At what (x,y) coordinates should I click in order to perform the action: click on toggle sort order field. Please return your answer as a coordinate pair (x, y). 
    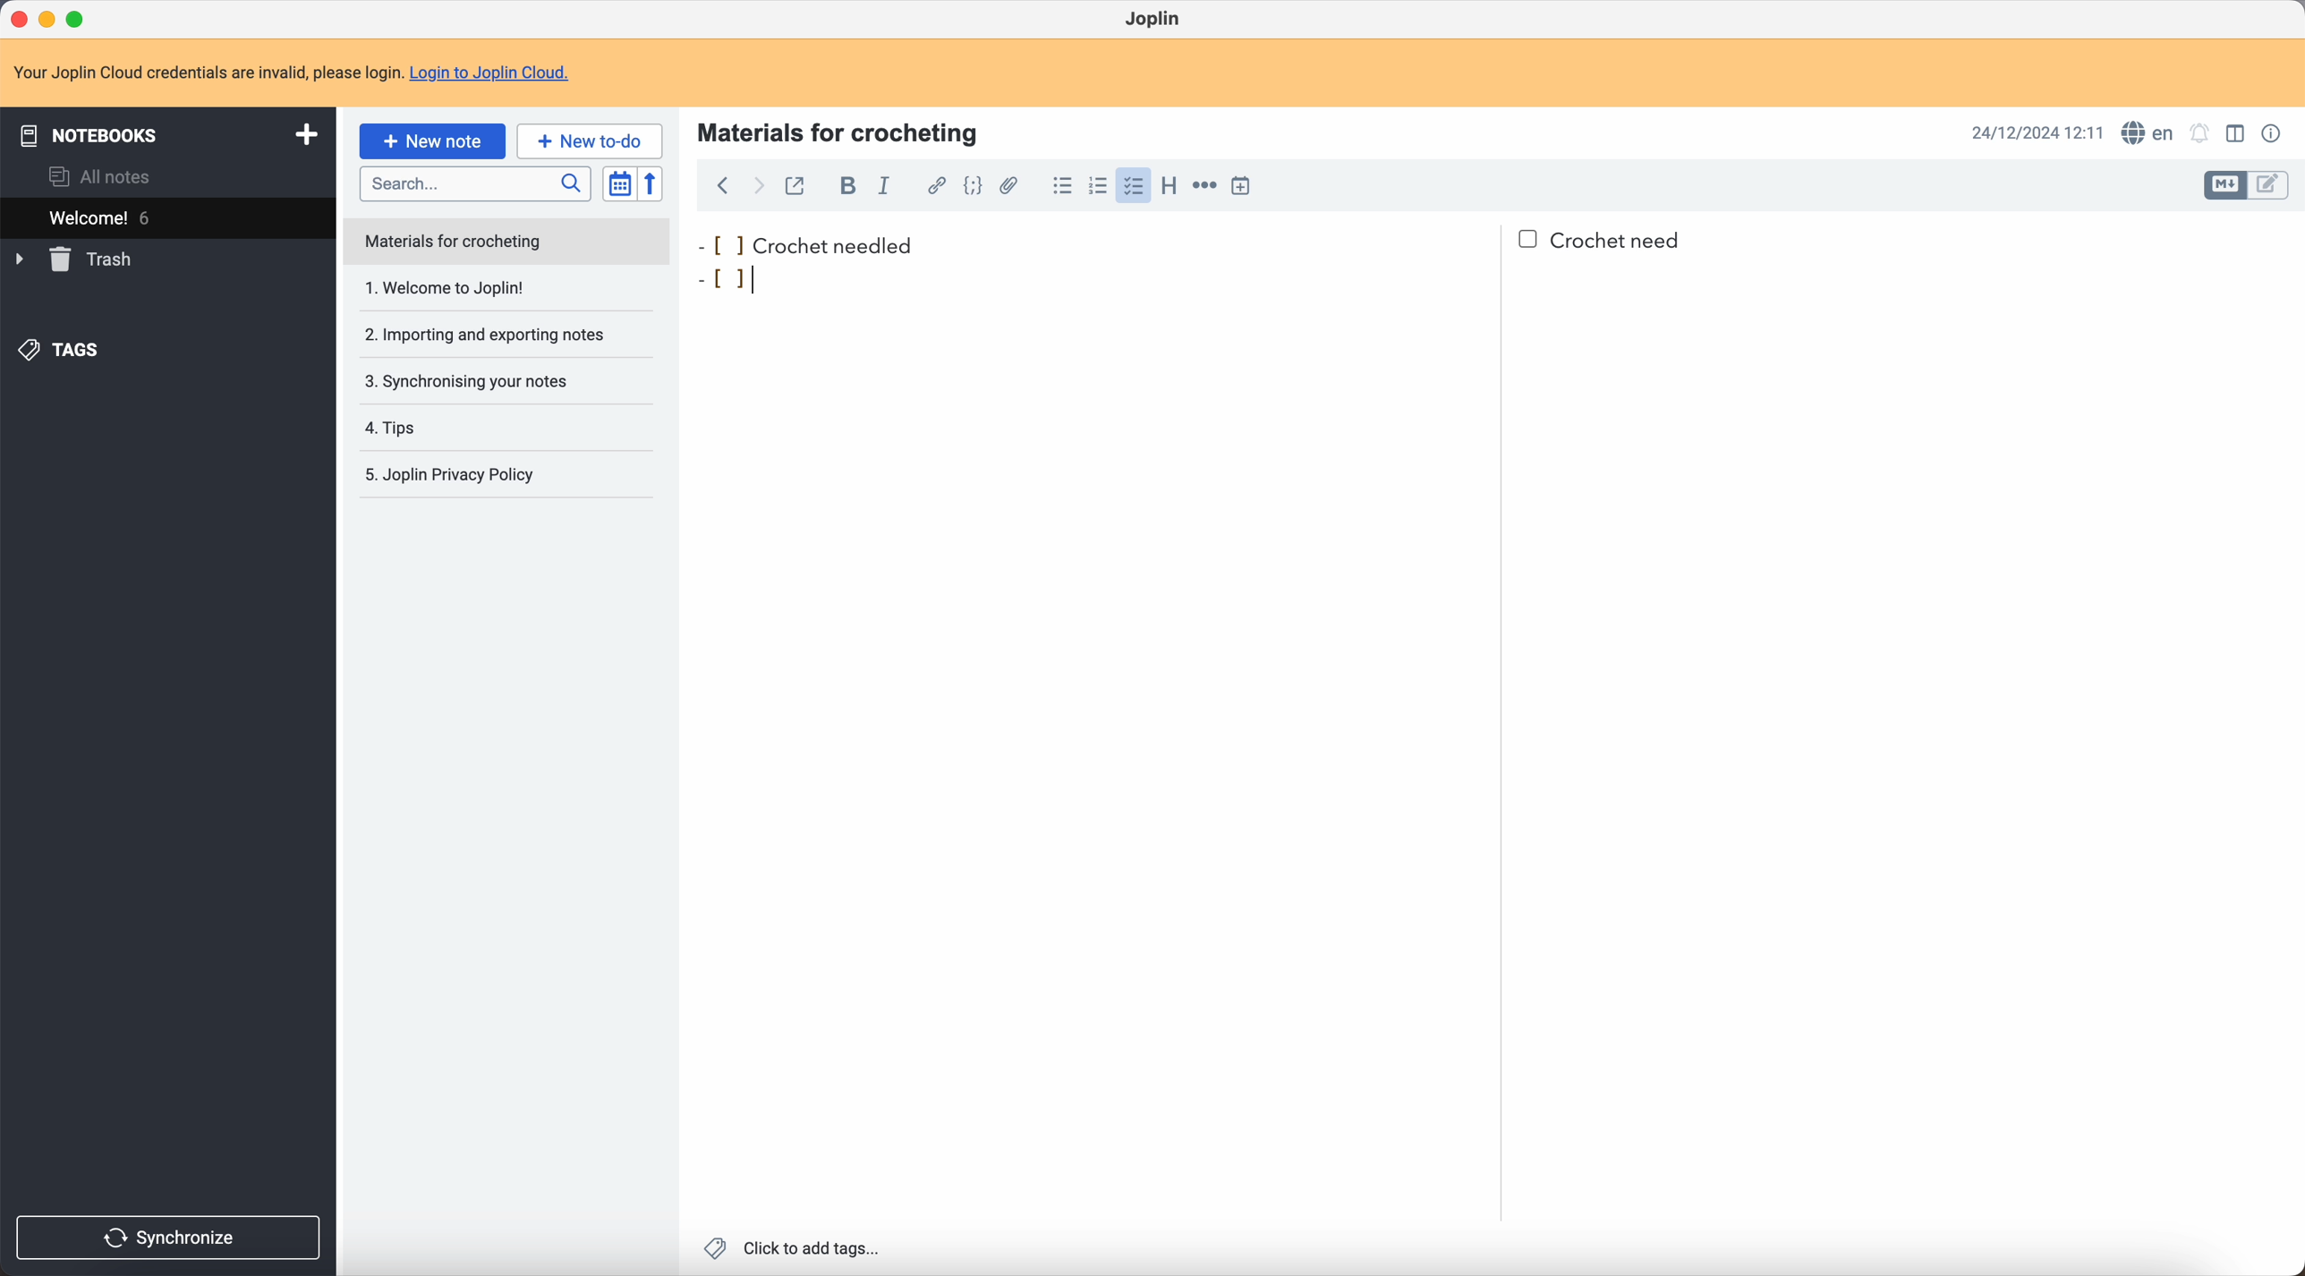
    Looking at the image, I should click on (618, 184).